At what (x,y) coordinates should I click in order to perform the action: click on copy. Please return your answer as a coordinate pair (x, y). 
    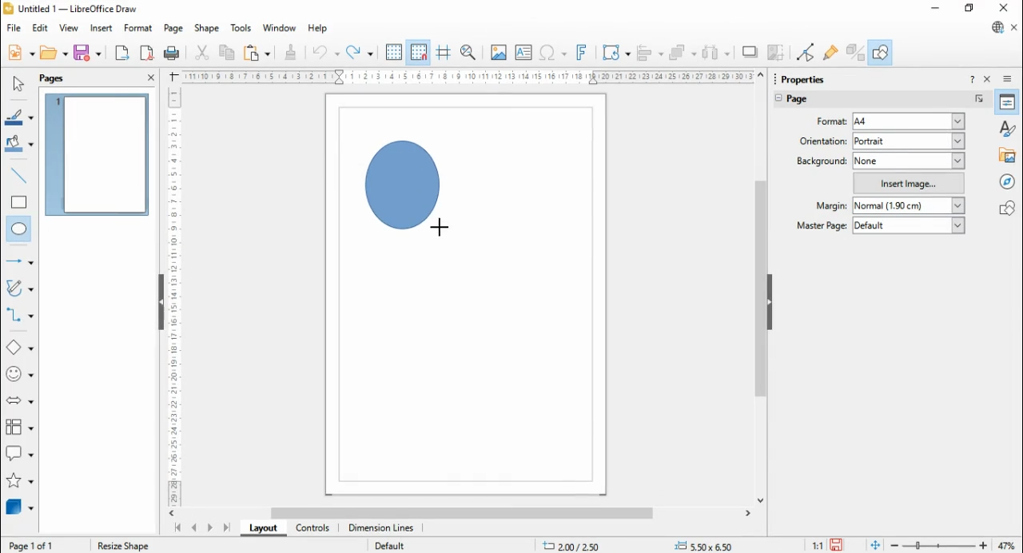
    Looking at the image, I should click on (227, 52).